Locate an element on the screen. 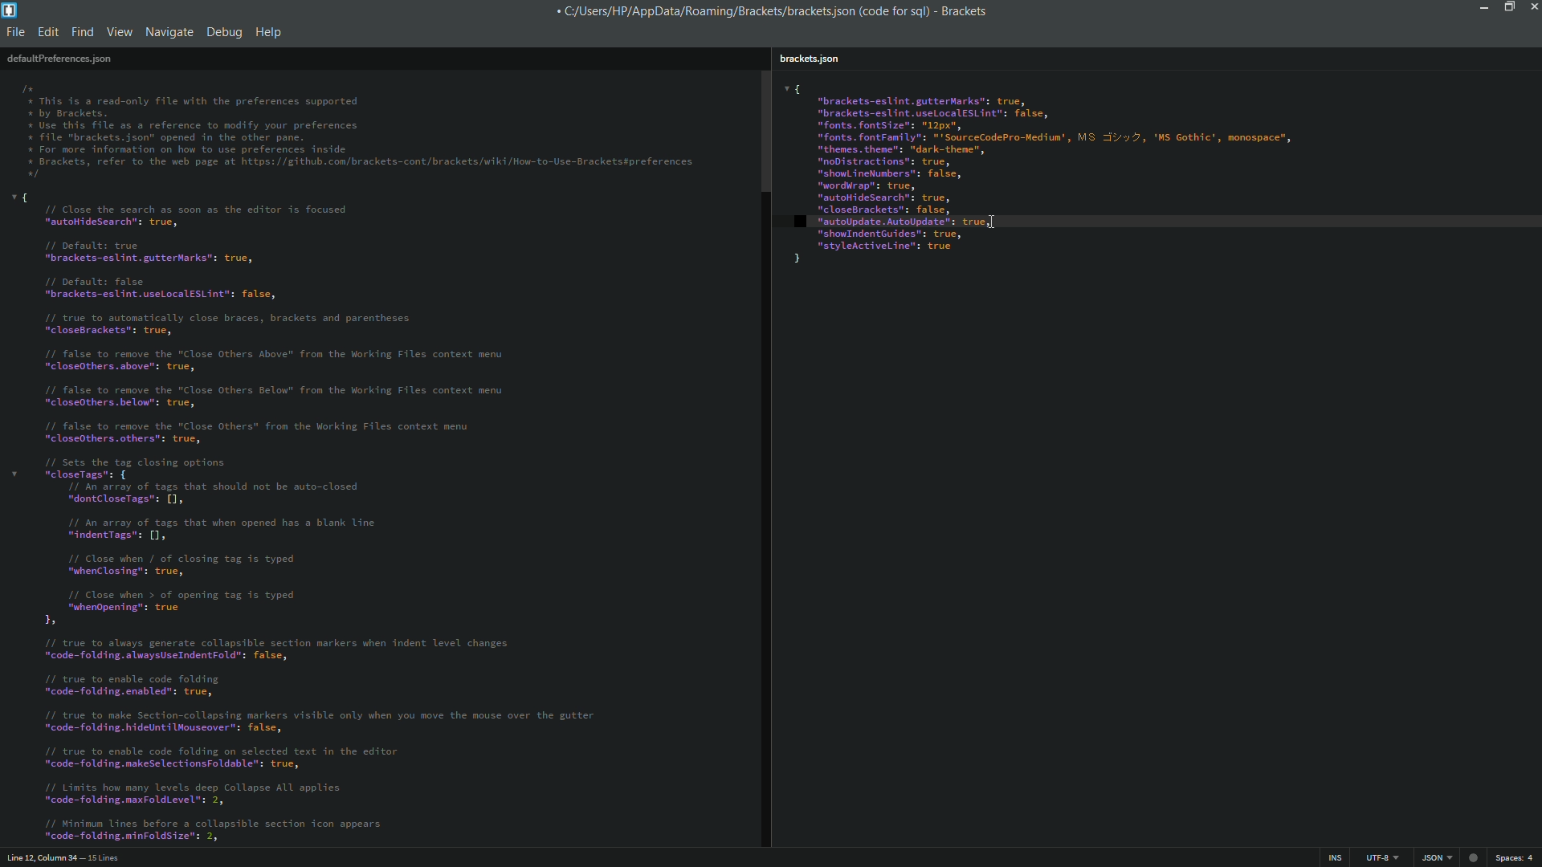 This screenshot has height=867, width=1542. file menu is located at coordinates (16, 32).